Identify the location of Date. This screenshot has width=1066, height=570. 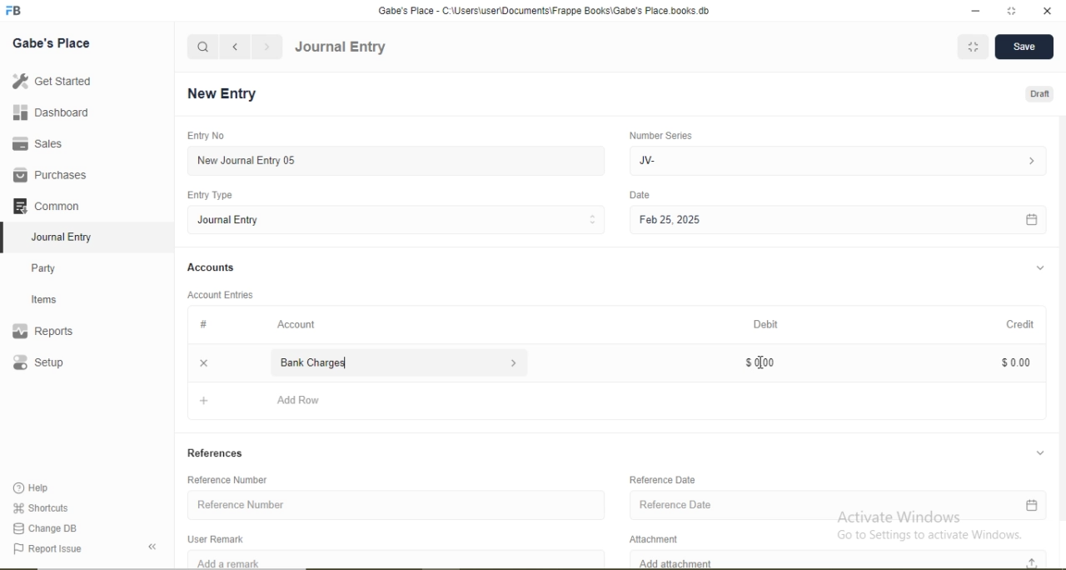
(640, 195).